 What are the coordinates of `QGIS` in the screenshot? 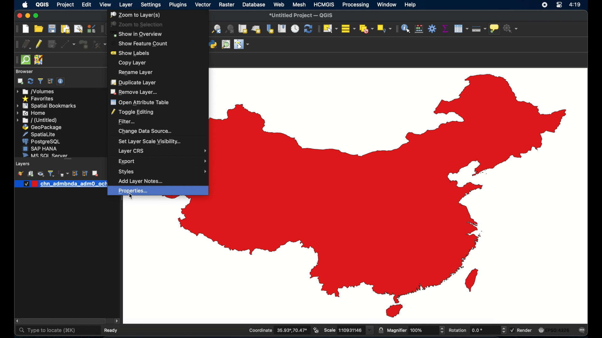 It's located at (42, 5).